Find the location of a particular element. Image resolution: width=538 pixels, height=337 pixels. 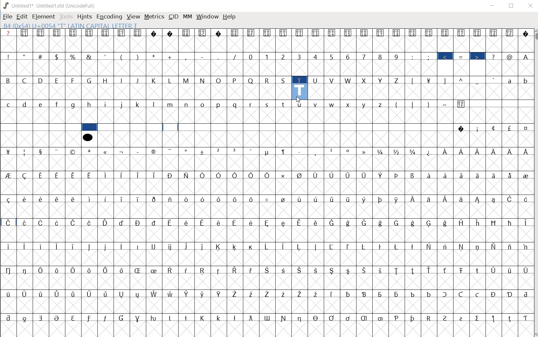

element is located at coordinates (43, 16).